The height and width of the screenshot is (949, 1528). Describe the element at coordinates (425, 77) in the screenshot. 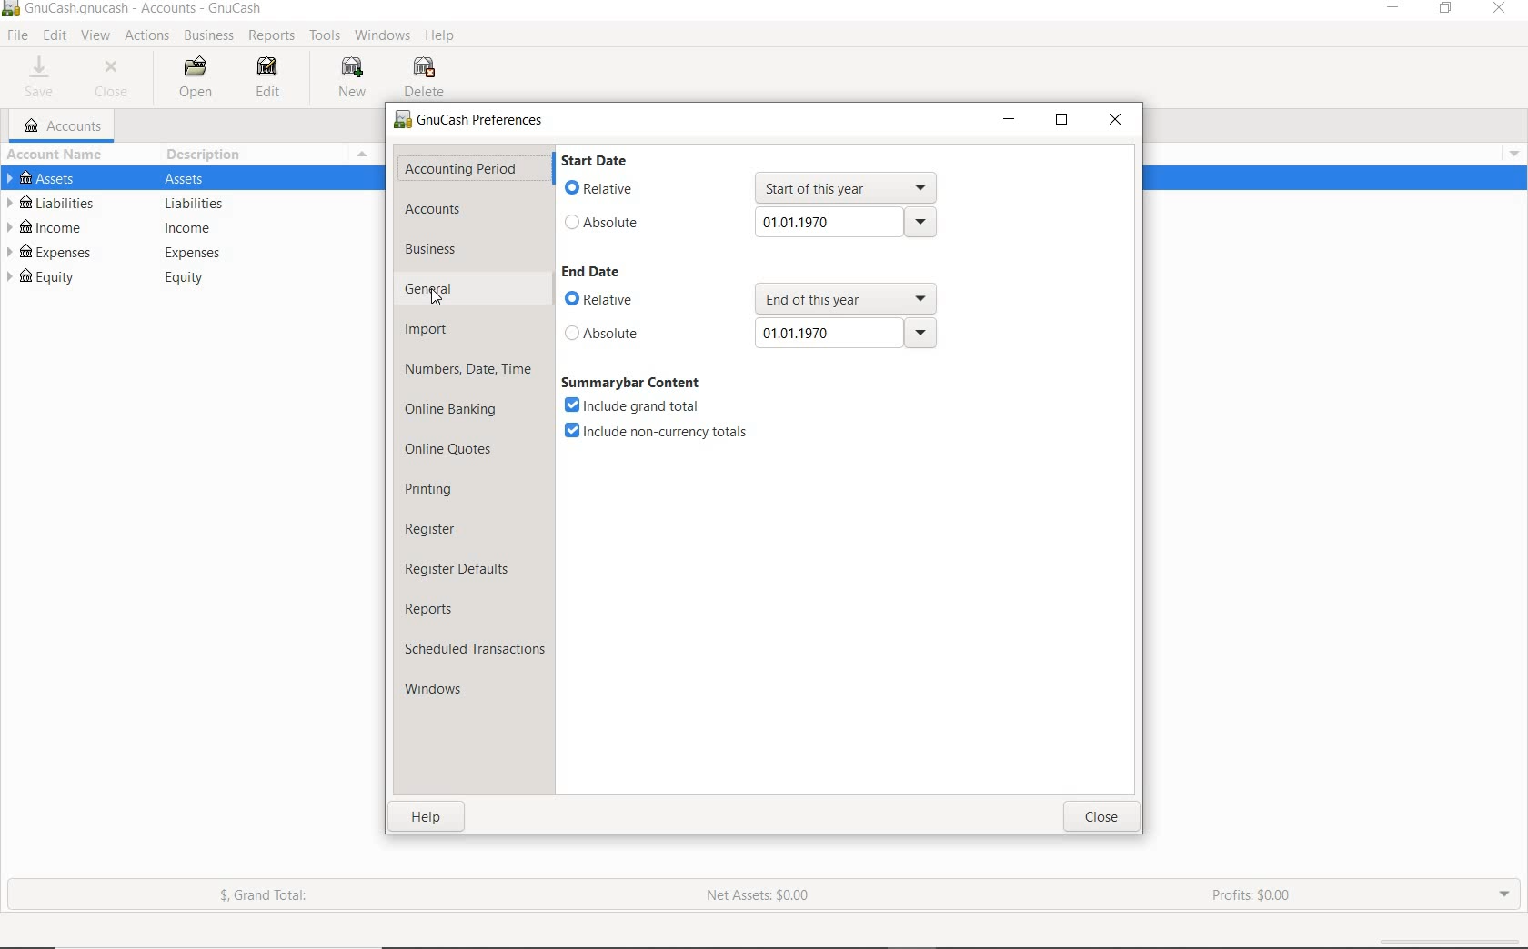

I see `DELETE` at that location.